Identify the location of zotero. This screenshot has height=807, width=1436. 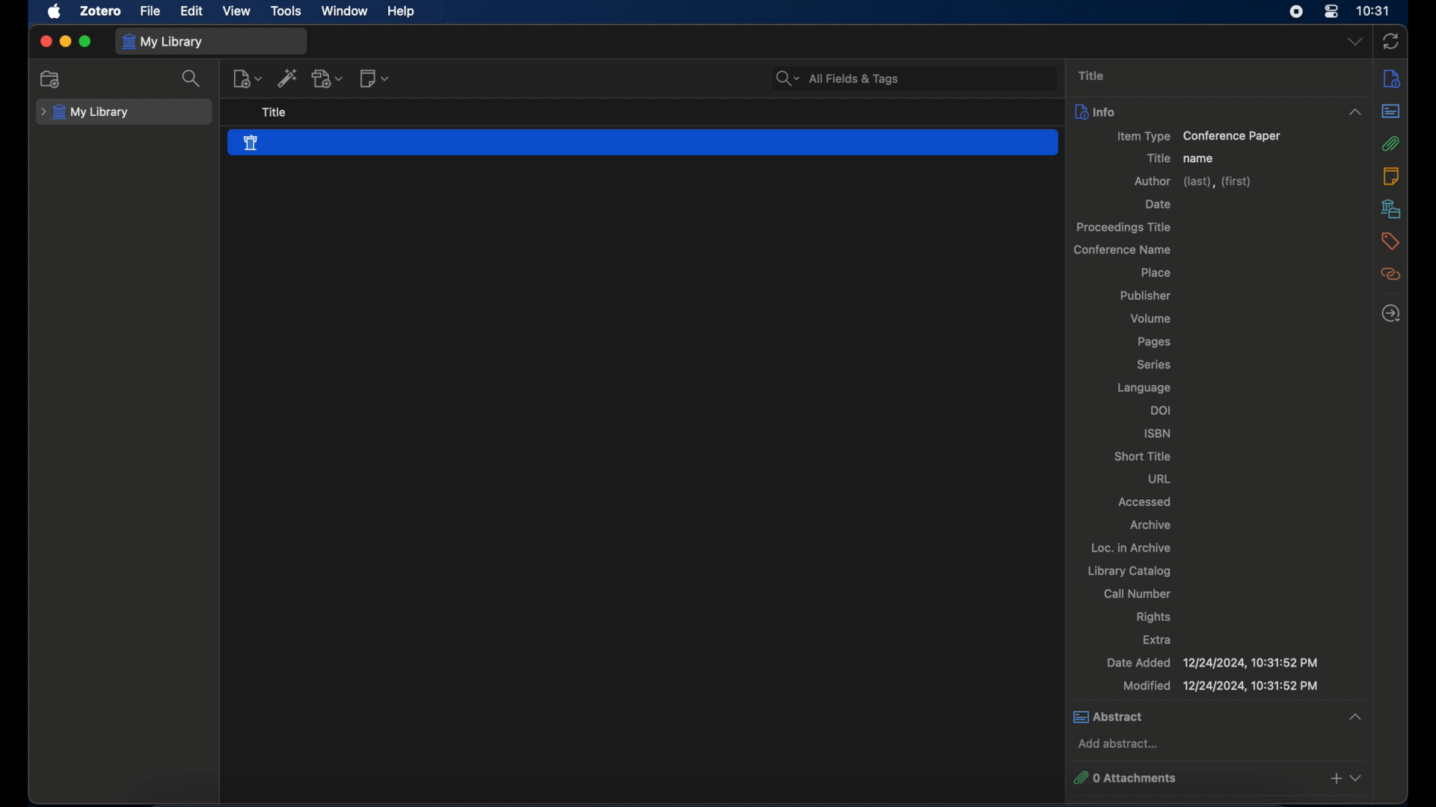
(102, 11).